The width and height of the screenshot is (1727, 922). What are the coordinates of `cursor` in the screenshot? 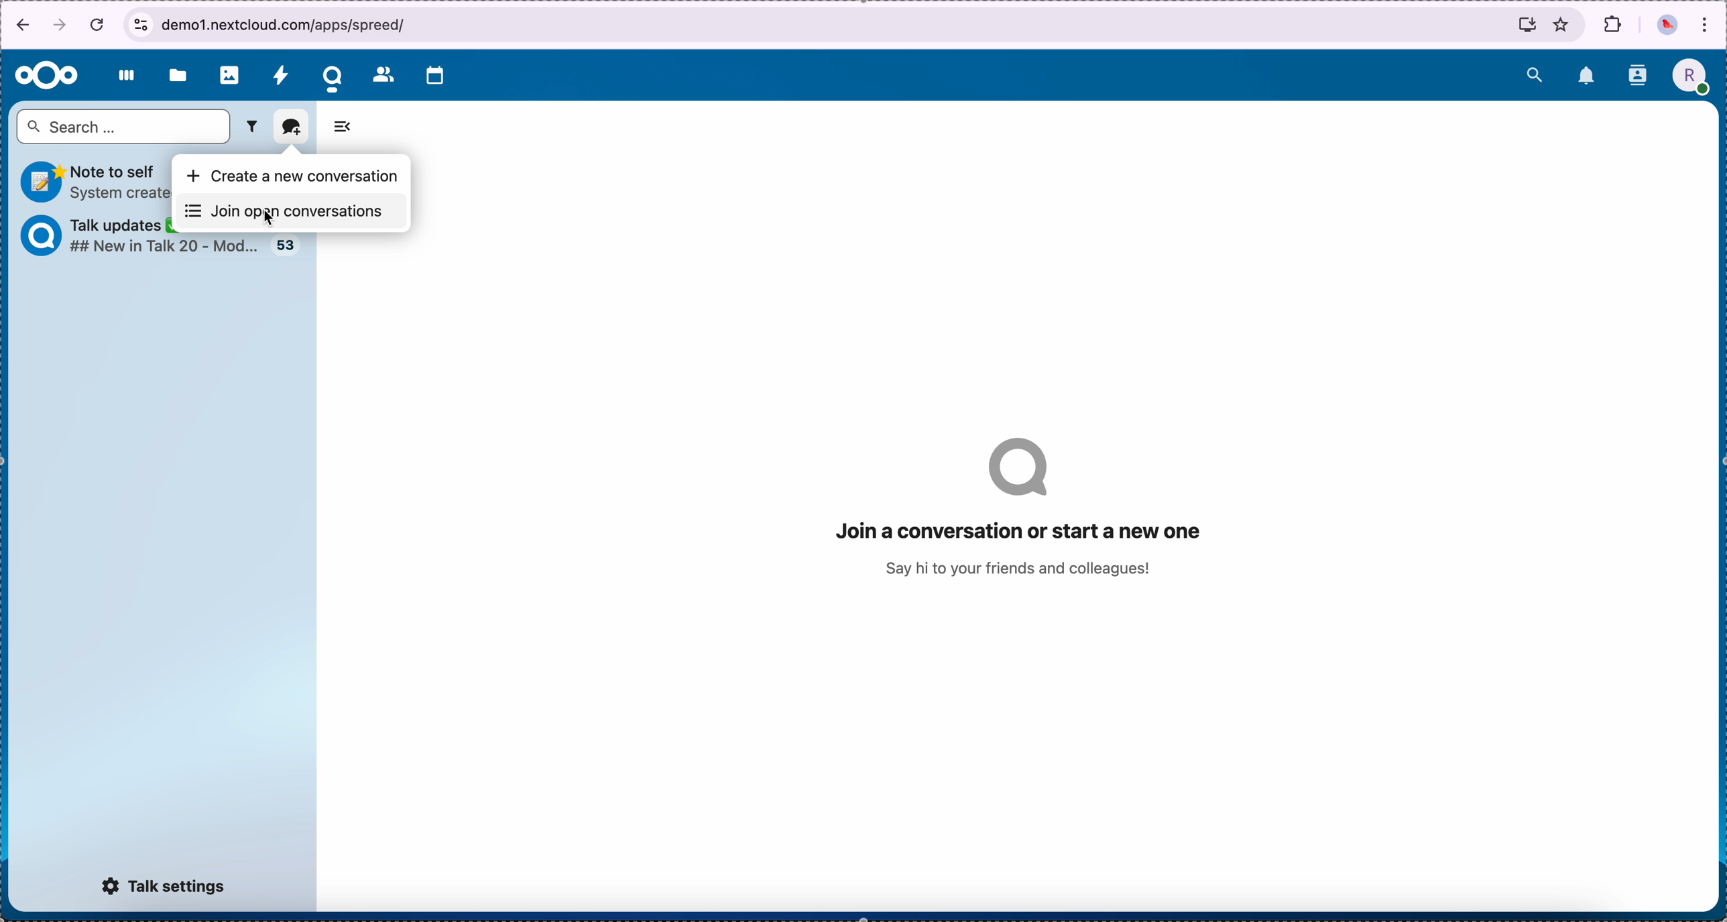 It's located at (270, 219).